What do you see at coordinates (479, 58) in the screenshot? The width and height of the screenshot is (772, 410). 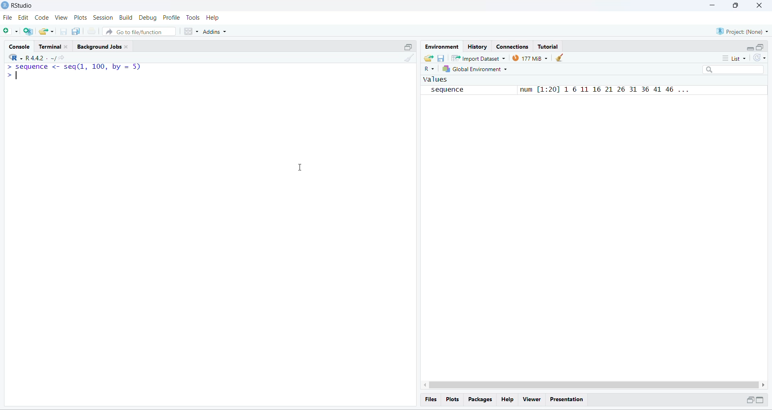 I see `import datasets` at bounding box center [479, 58].